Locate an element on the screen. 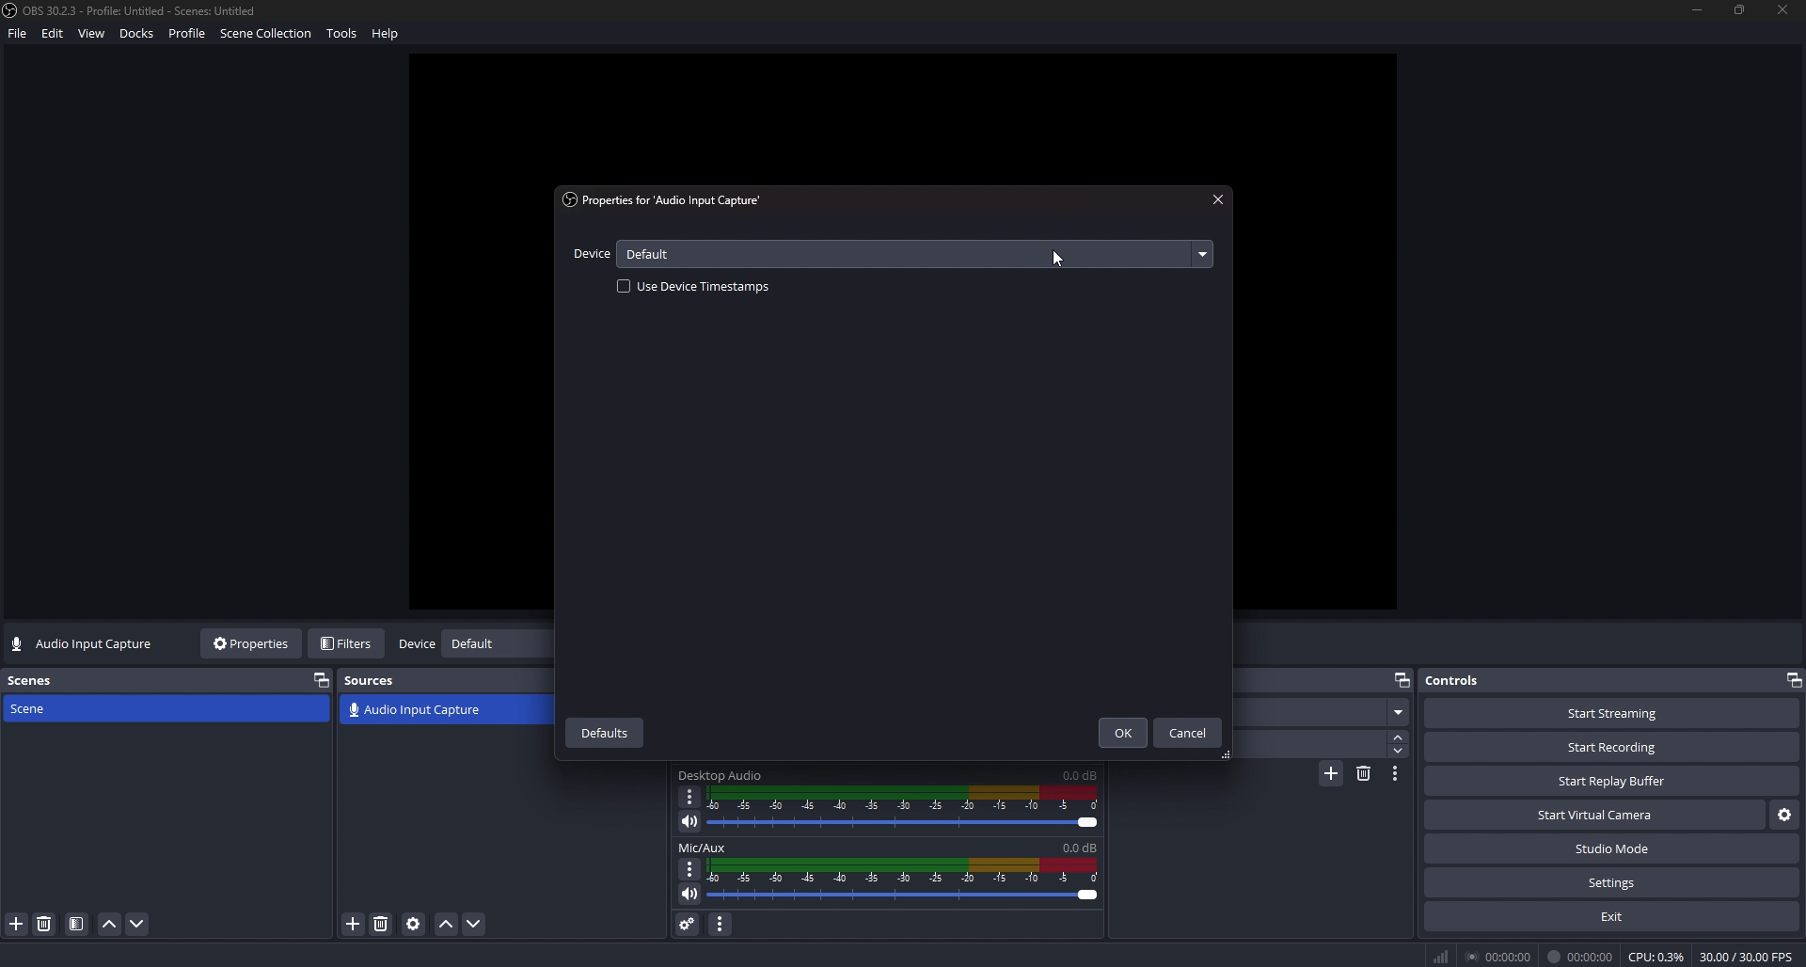  select device is located at coordinates (916, 253).